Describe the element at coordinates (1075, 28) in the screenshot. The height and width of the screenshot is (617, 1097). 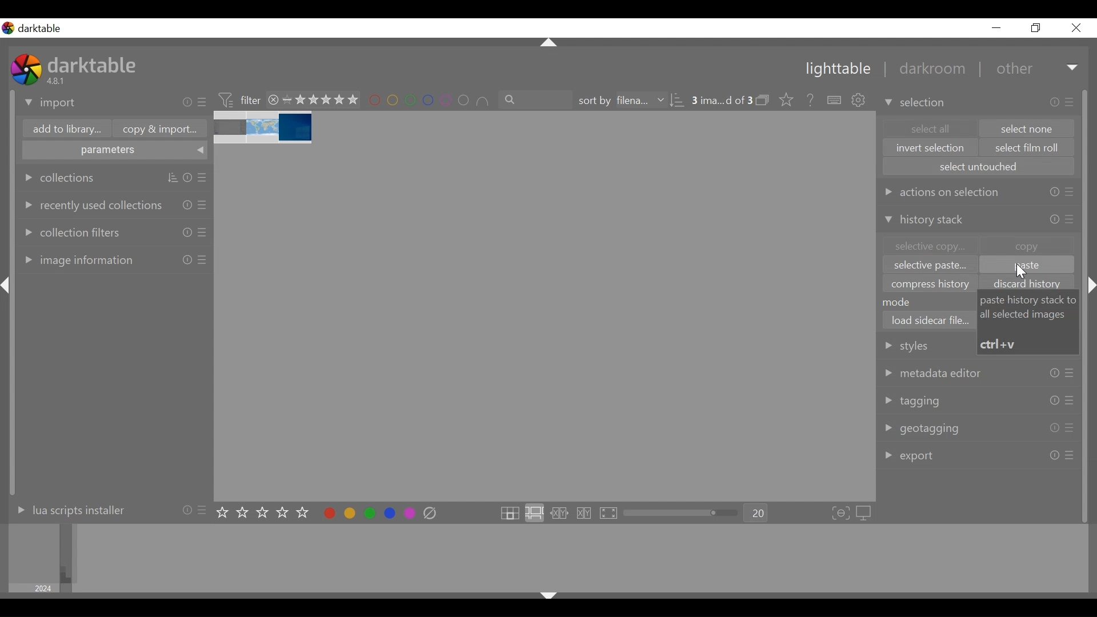
I see `close` at that location.